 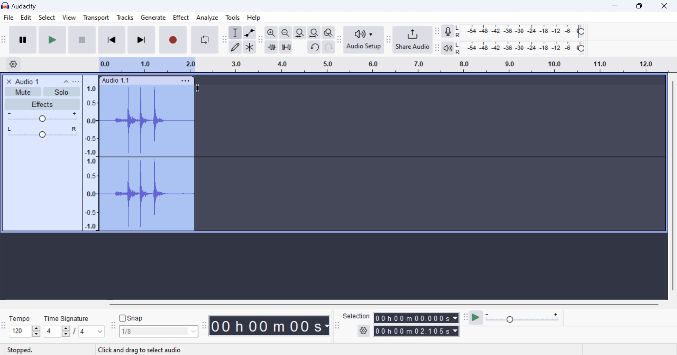 What do you see at coordinates (448, 32) in the screenshot?
I see `record meter` at bounding box center [448, 32].